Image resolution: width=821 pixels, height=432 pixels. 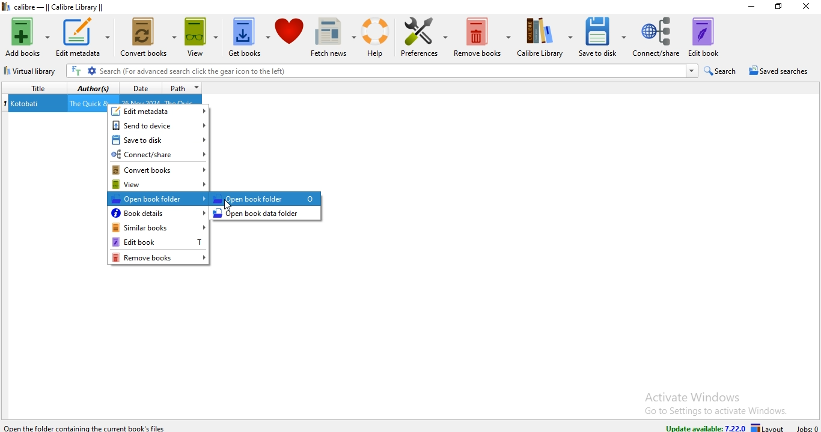 What do you see at coordinates (147, 39) in the screenshot?
I see `convert books` at bounding box center [147, 39].